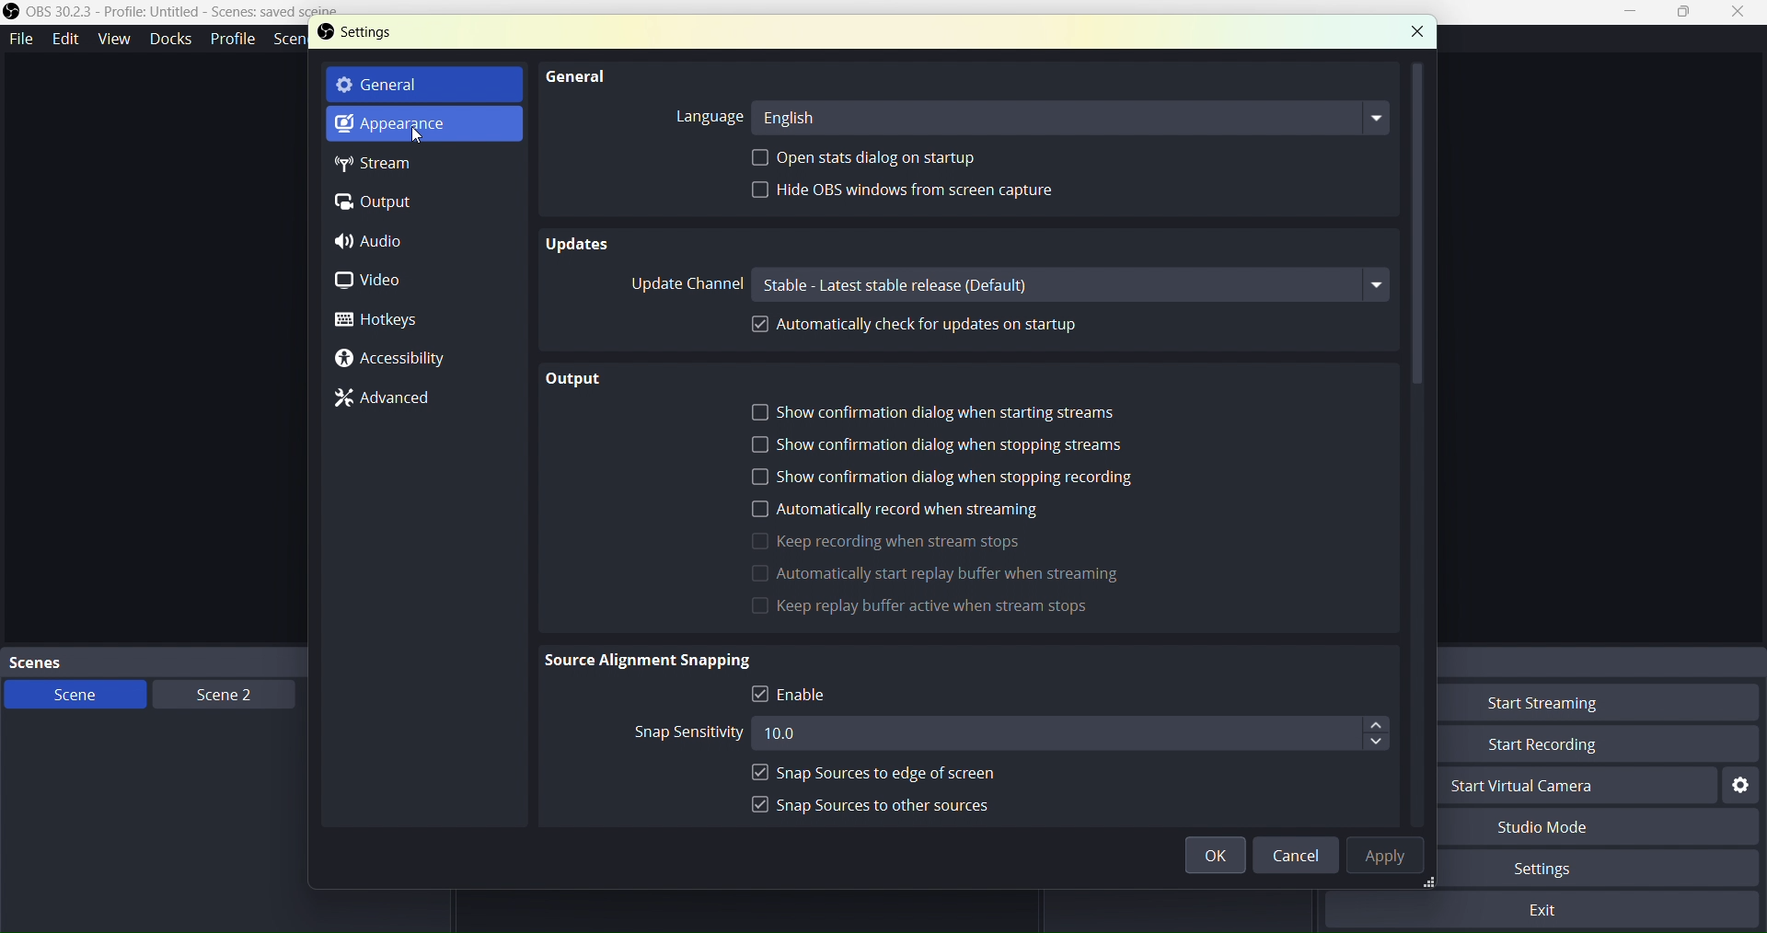 The height and width of the screenshot is (933, 1767). Describe the element at coordinates (1570, 789) in the screenshot. I see `Start Virtual Camera` at that location.